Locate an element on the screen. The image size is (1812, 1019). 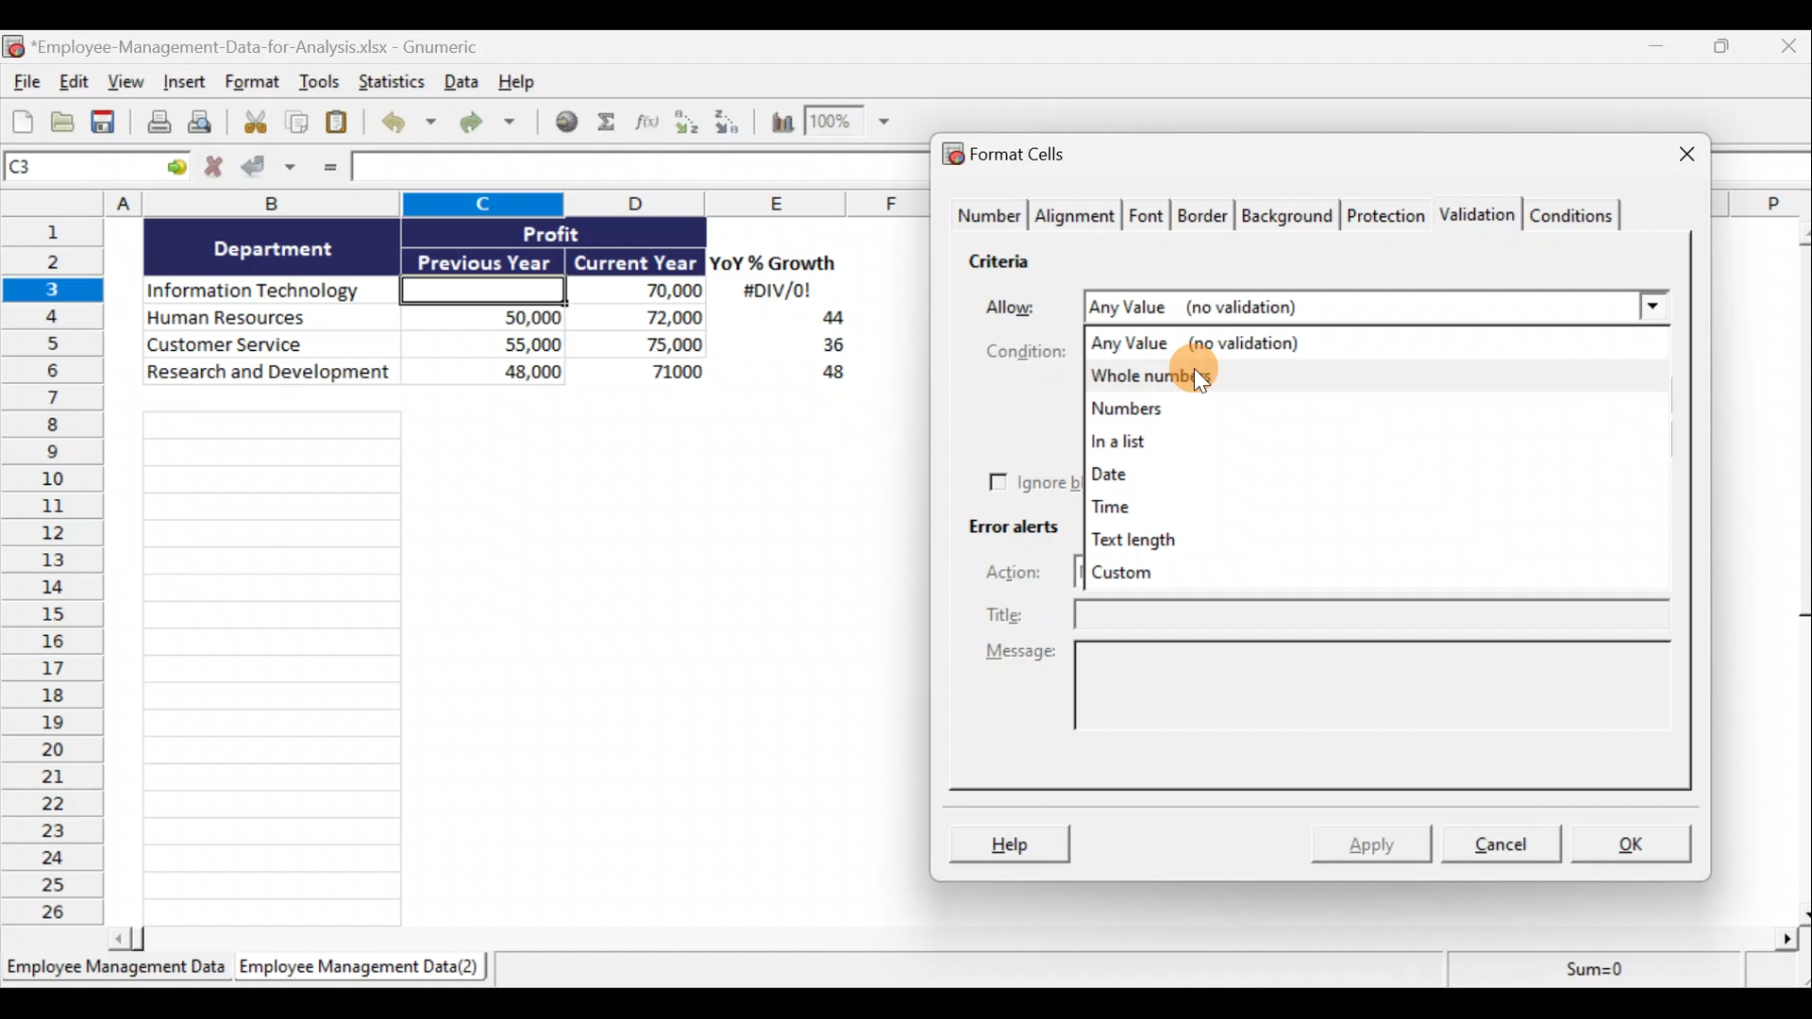
Conditions is located at coordinates (1576, 213).